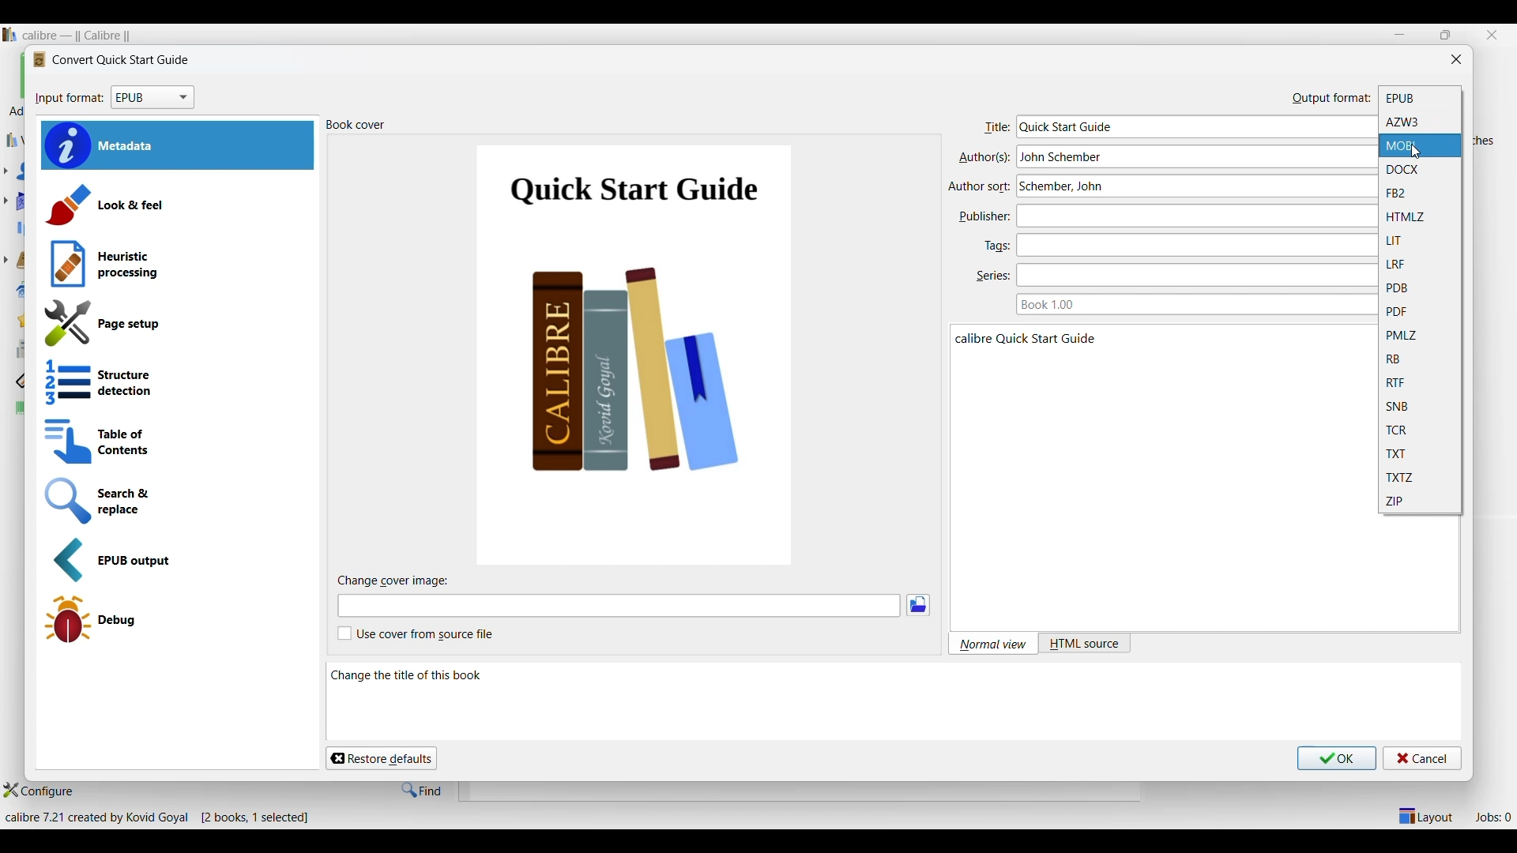  I want to click on Close window, so click(1456, 58).